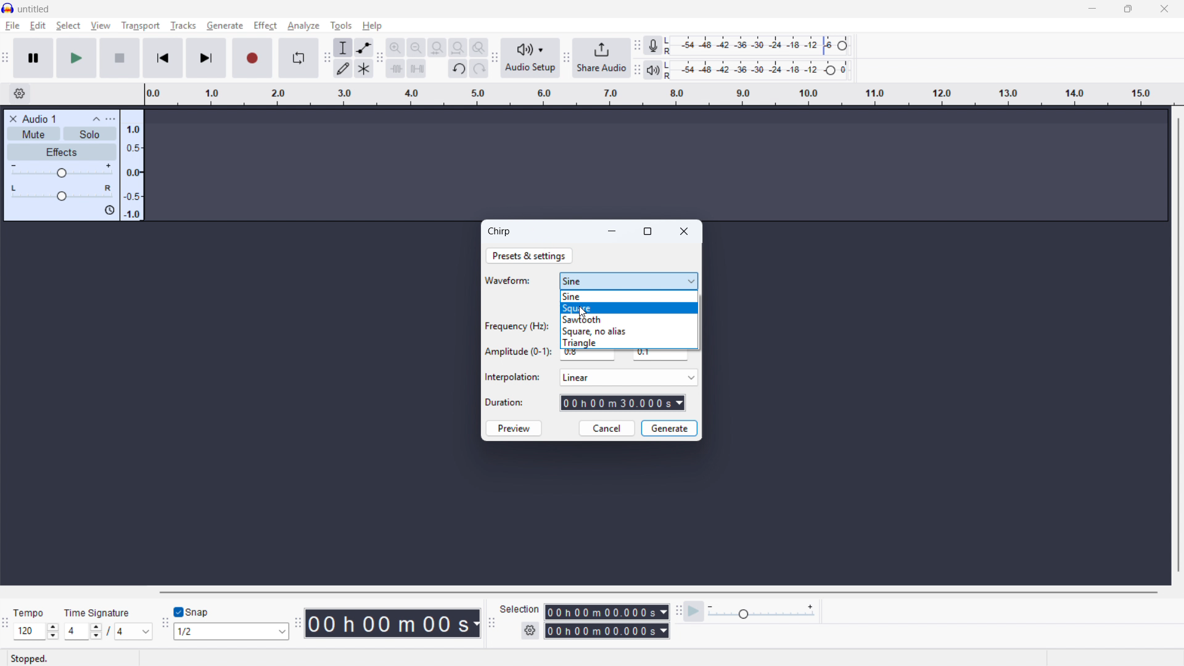 The width and height of the screenshot is (1184, 666). I want to click on Playback metre , so click(653, 70).